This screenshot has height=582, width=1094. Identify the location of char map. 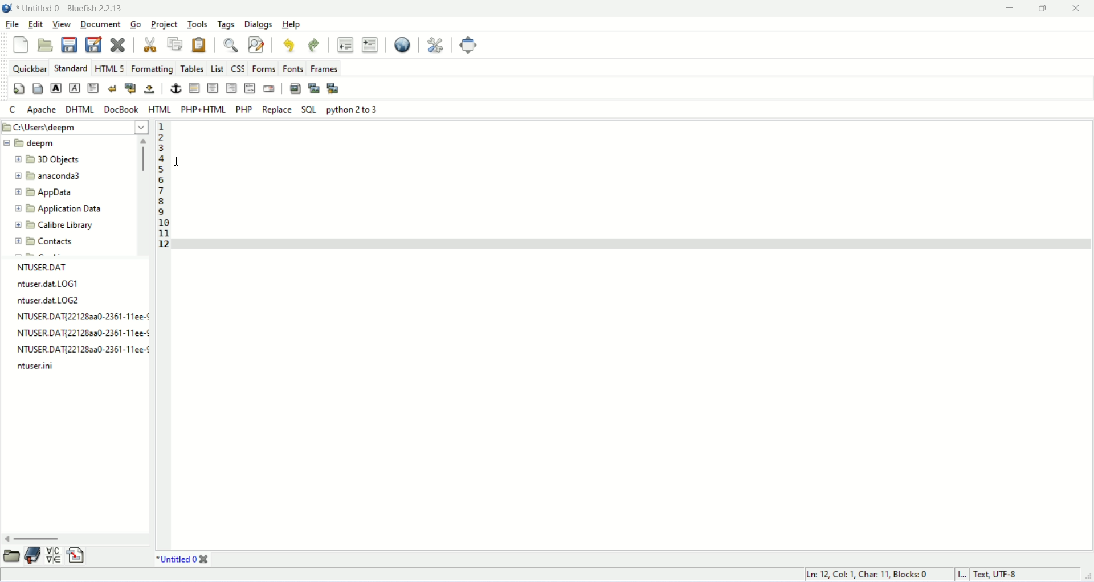
(55, 557).